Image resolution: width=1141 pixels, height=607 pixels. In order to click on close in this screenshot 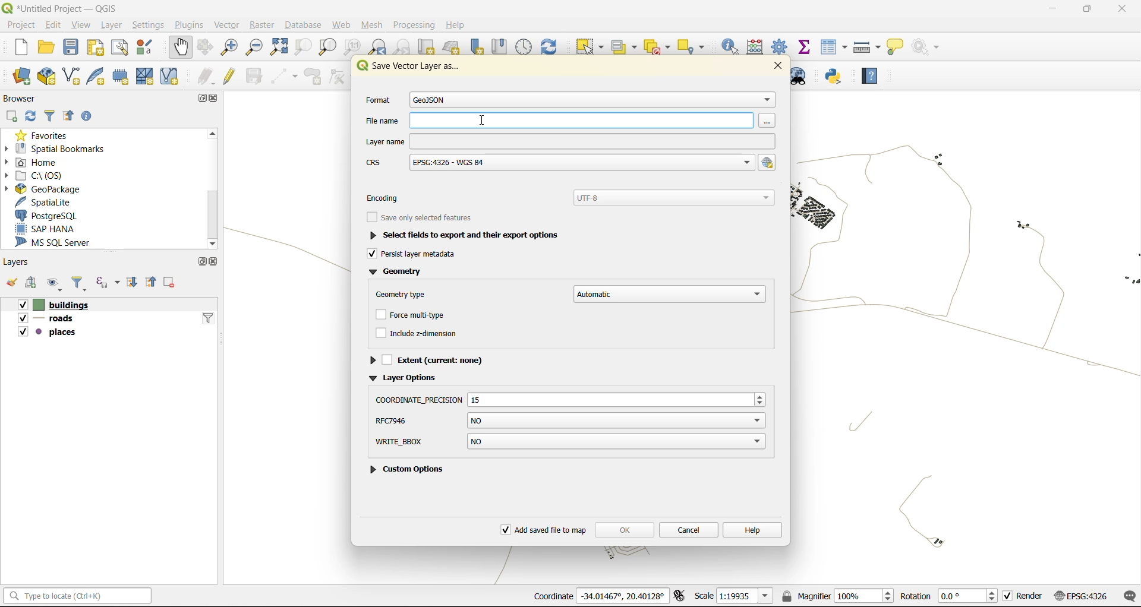, I will do `click(1122, 10)`.